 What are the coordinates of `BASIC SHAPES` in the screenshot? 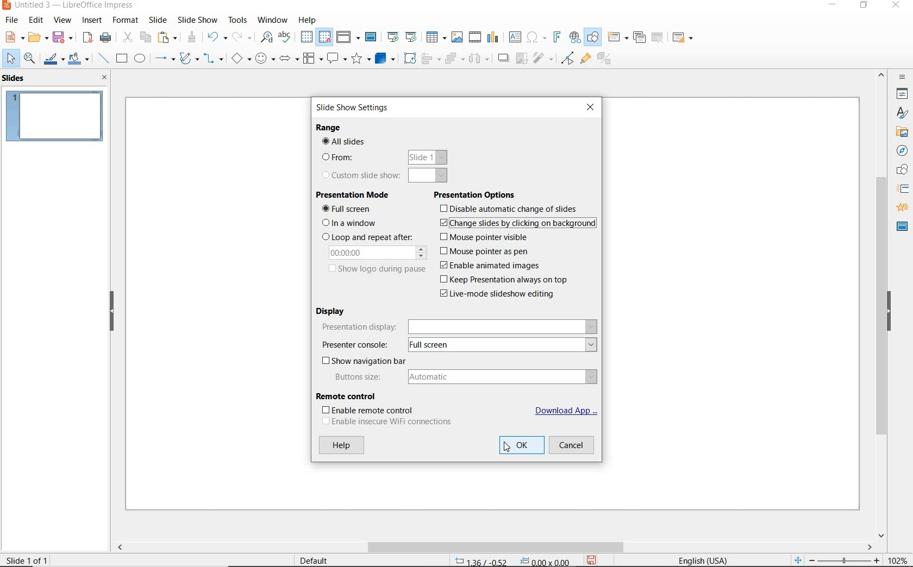 It's located at (240, 59).